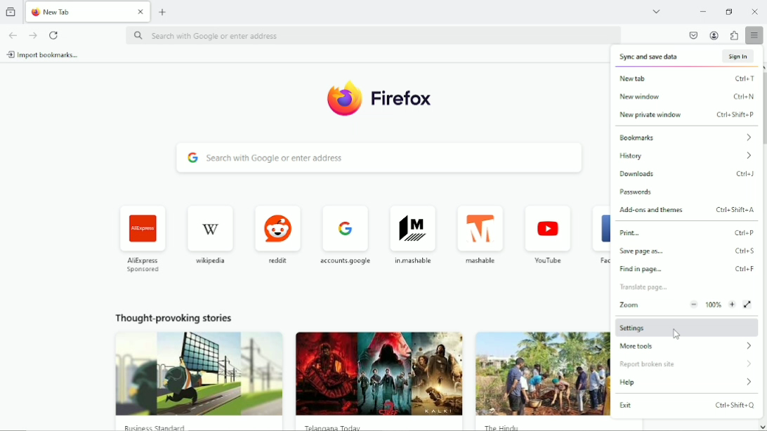  What do you see at coordinates (480, 235) in the screenshot?
I see `mashable` at bounding box center [480, 235].